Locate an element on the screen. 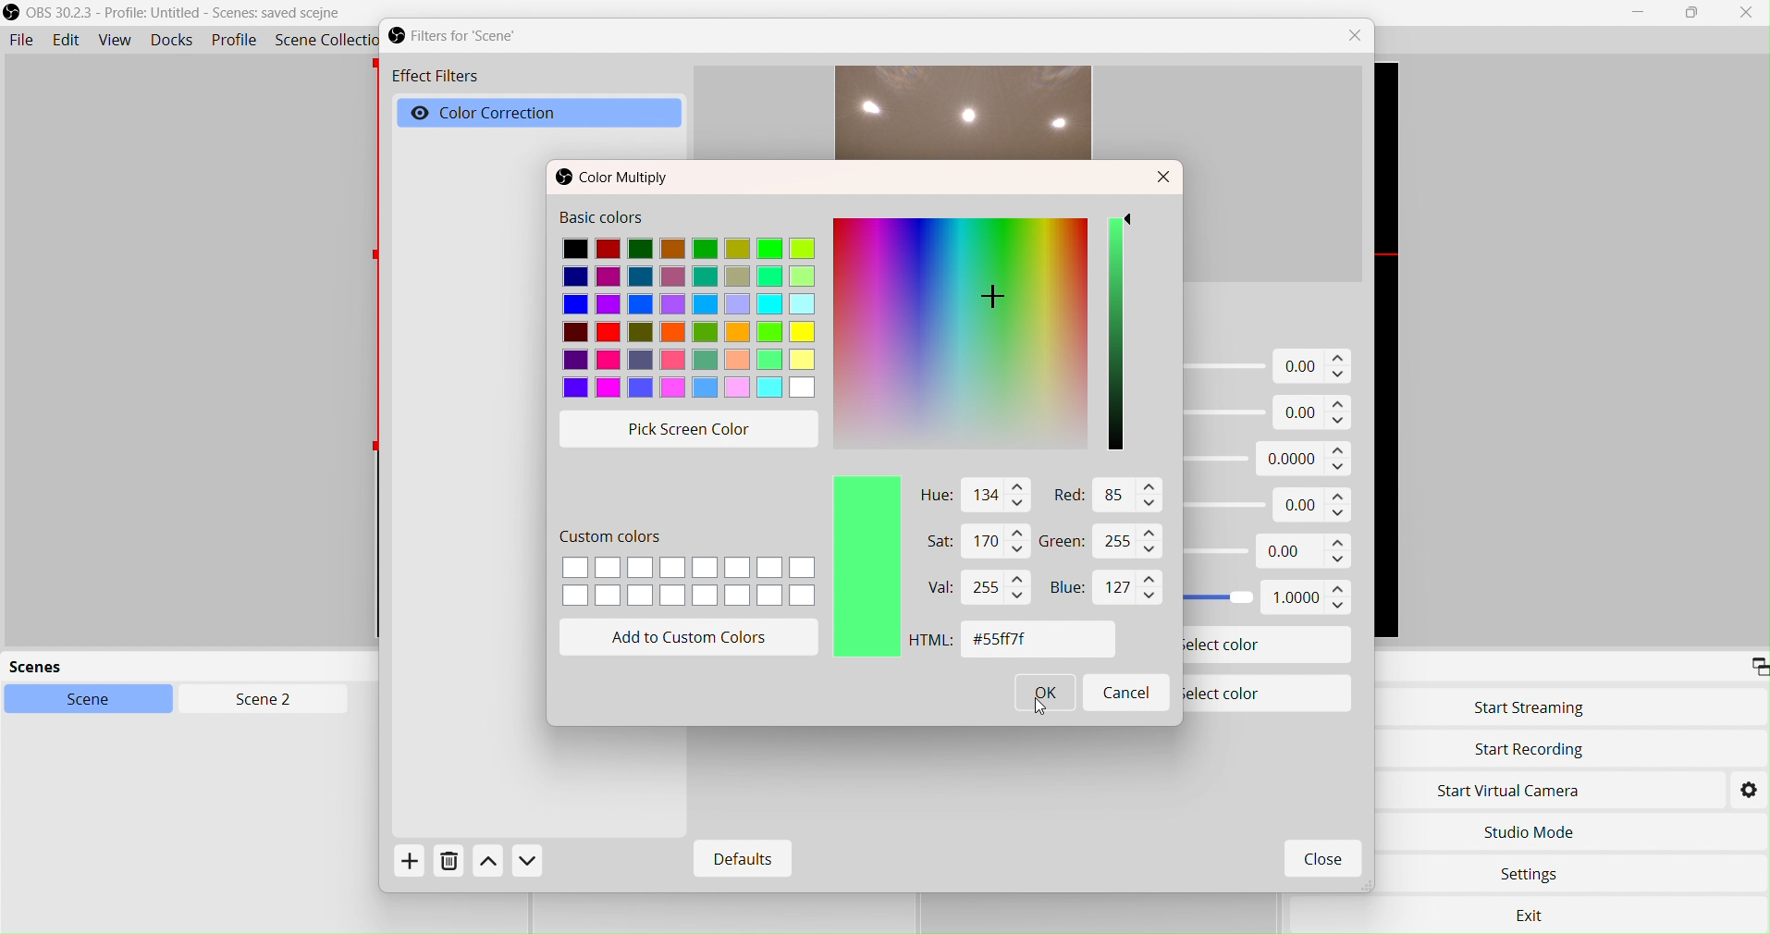 This screenshot has height=934, width=1770. Blue: 127  is located at coordinates (1100, 589).